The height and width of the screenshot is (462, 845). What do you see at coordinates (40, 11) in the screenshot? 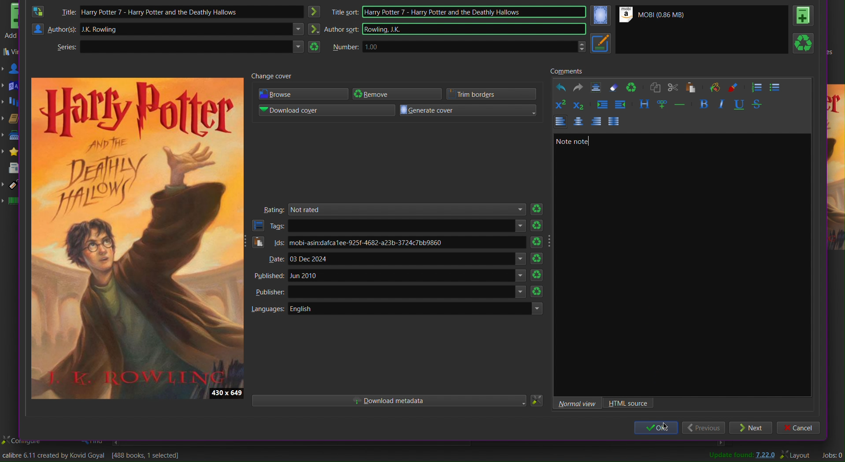
I see `Swap Author and Title` at bounding box center [40, 11].